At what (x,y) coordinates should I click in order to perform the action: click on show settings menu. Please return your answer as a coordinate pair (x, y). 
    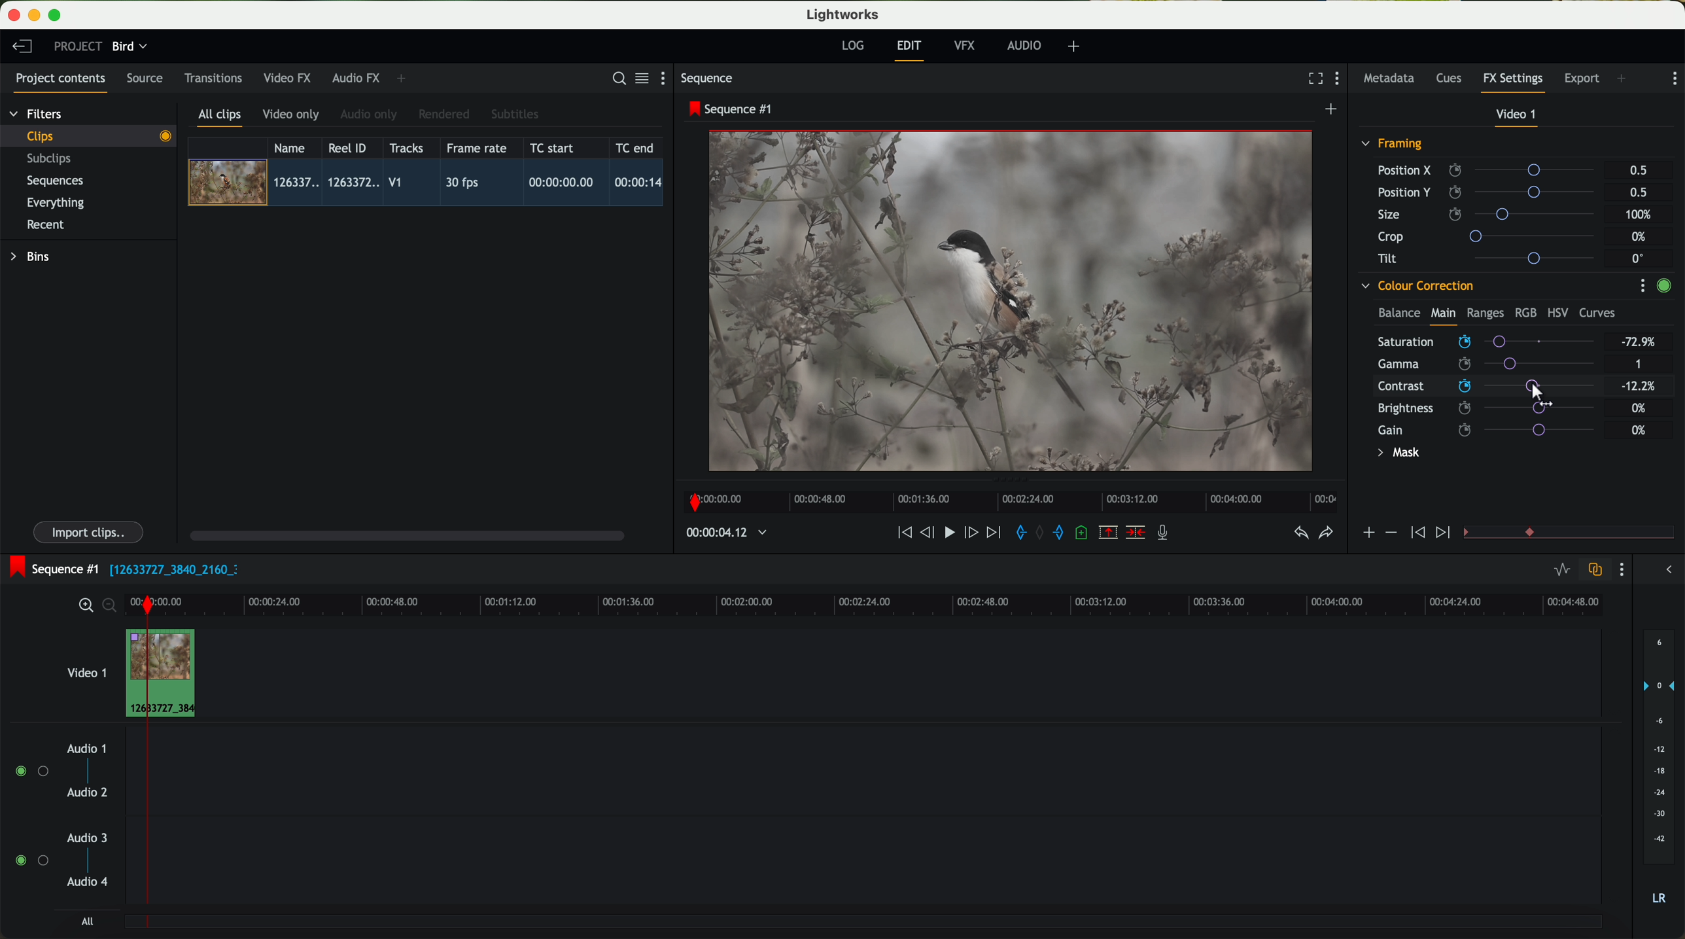
    Looking at the image, I should click on (1620, 569).